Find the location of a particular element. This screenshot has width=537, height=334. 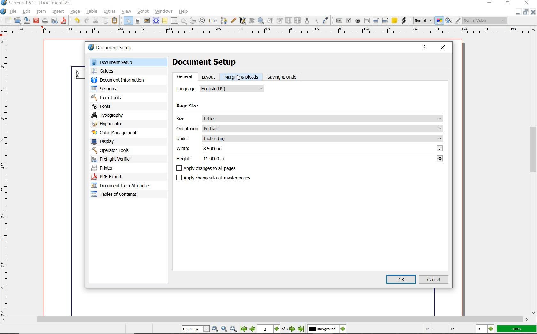

table is located at coordinates (165, 21).